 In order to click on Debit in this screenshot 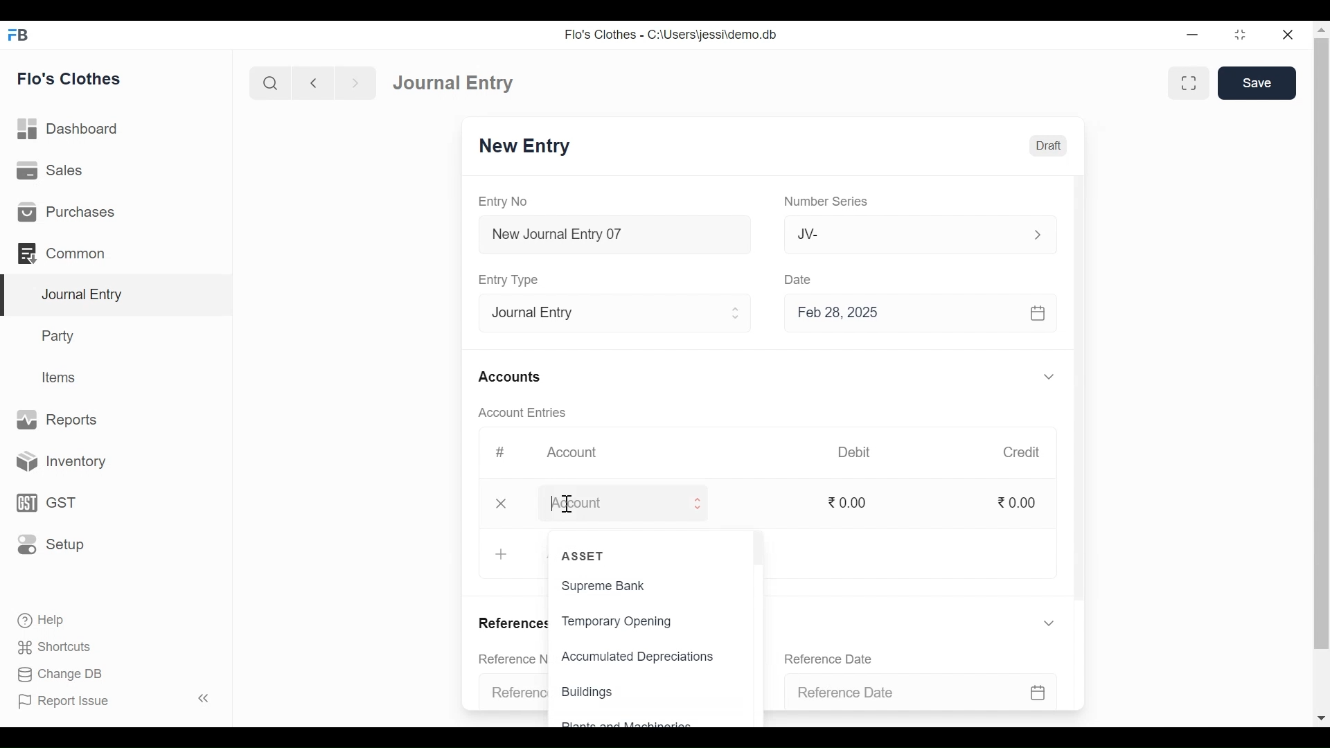, I will do `click(855, 453)`.